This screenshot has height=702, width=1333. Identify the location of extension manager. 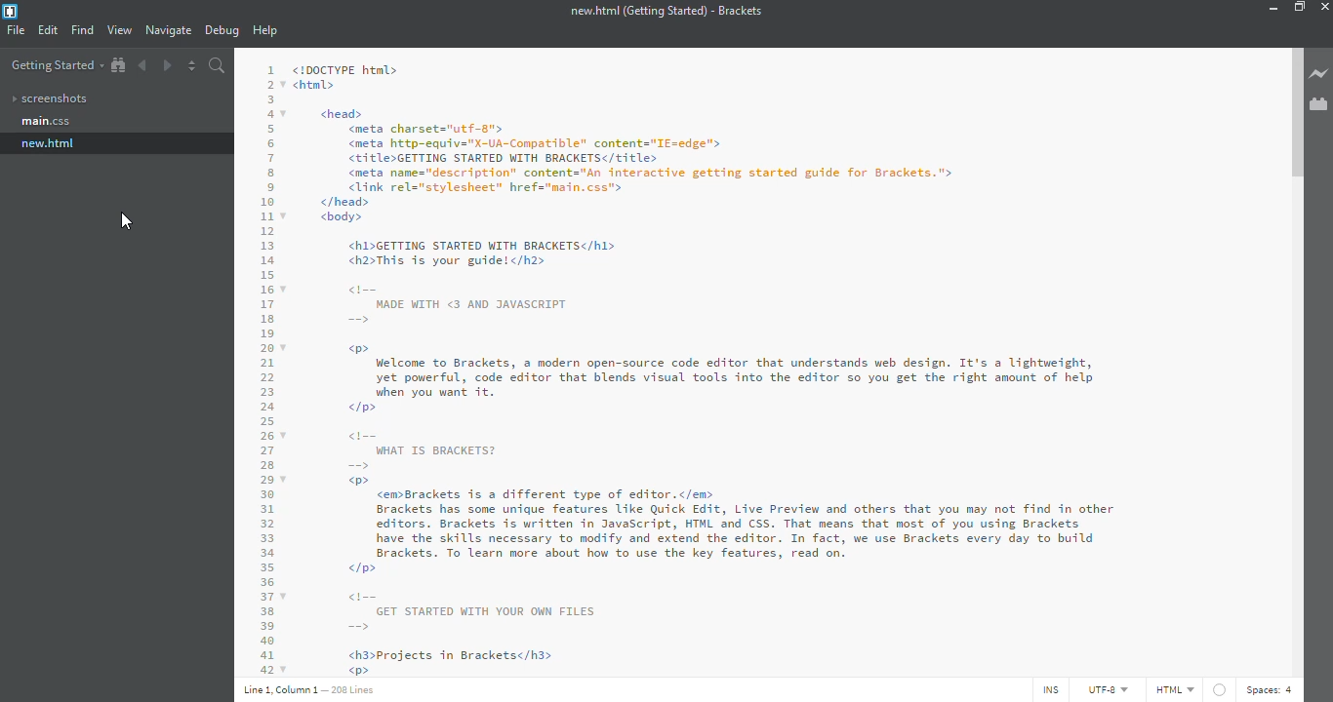
(1319, 104).